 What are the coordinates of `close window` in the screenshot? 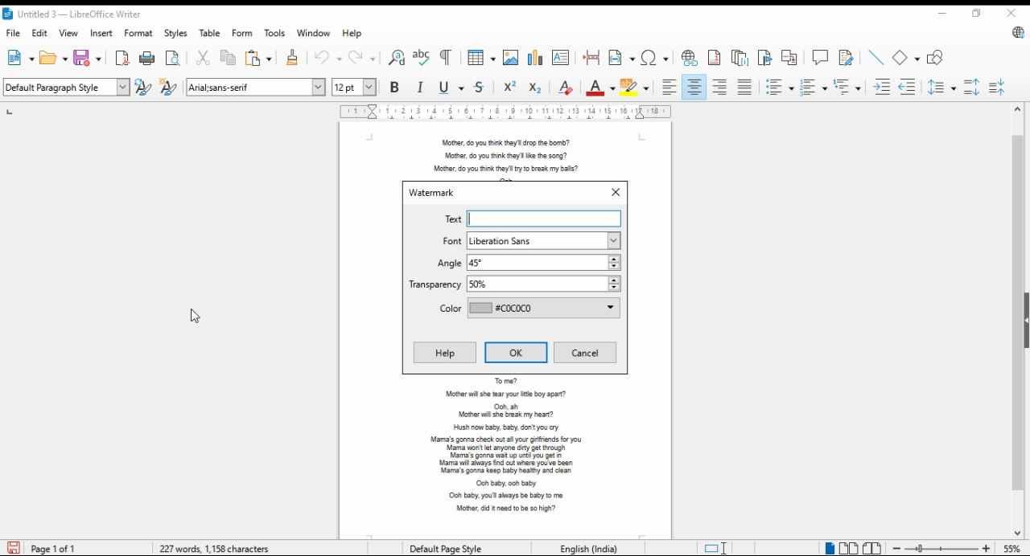 It's located at (612, 191).